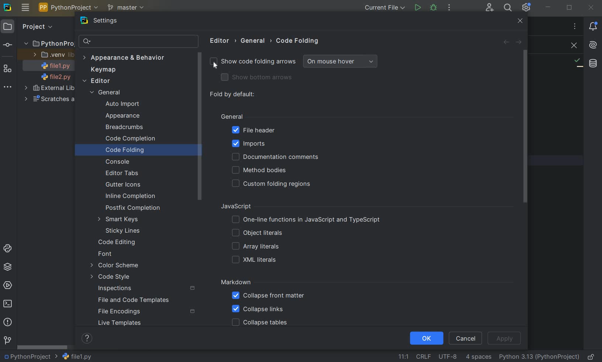 This screenshot has width=602, height=362. Describe the element at coordinates (132, 128) in the screenshot. I see `BREADCRUMBS` at that location.